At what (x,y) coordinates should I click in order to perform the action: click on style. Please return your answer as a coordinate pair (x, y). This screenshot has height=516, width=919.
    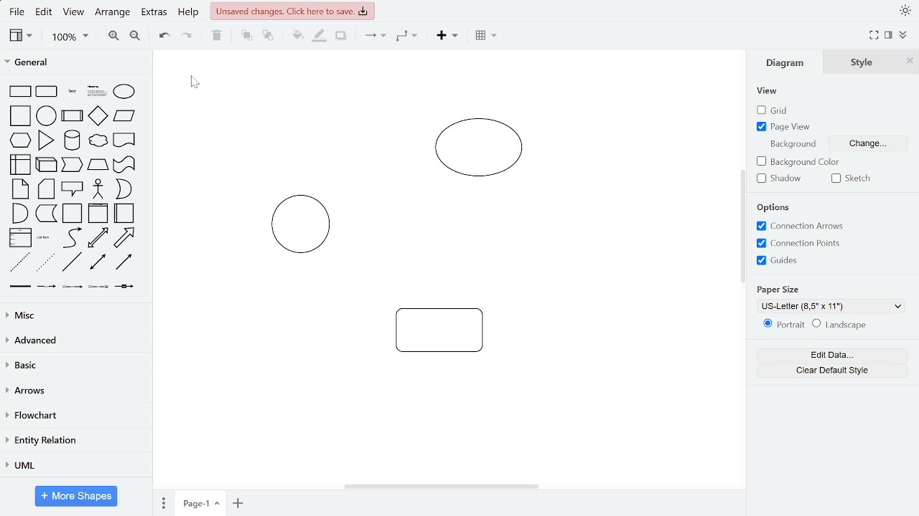
    Looking at the image, I should click on (865, 62).